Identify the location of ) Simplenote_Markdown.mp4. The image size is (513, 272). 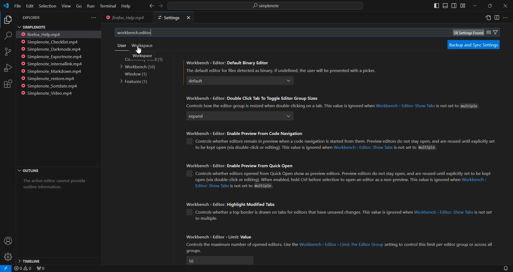
(51, 71).